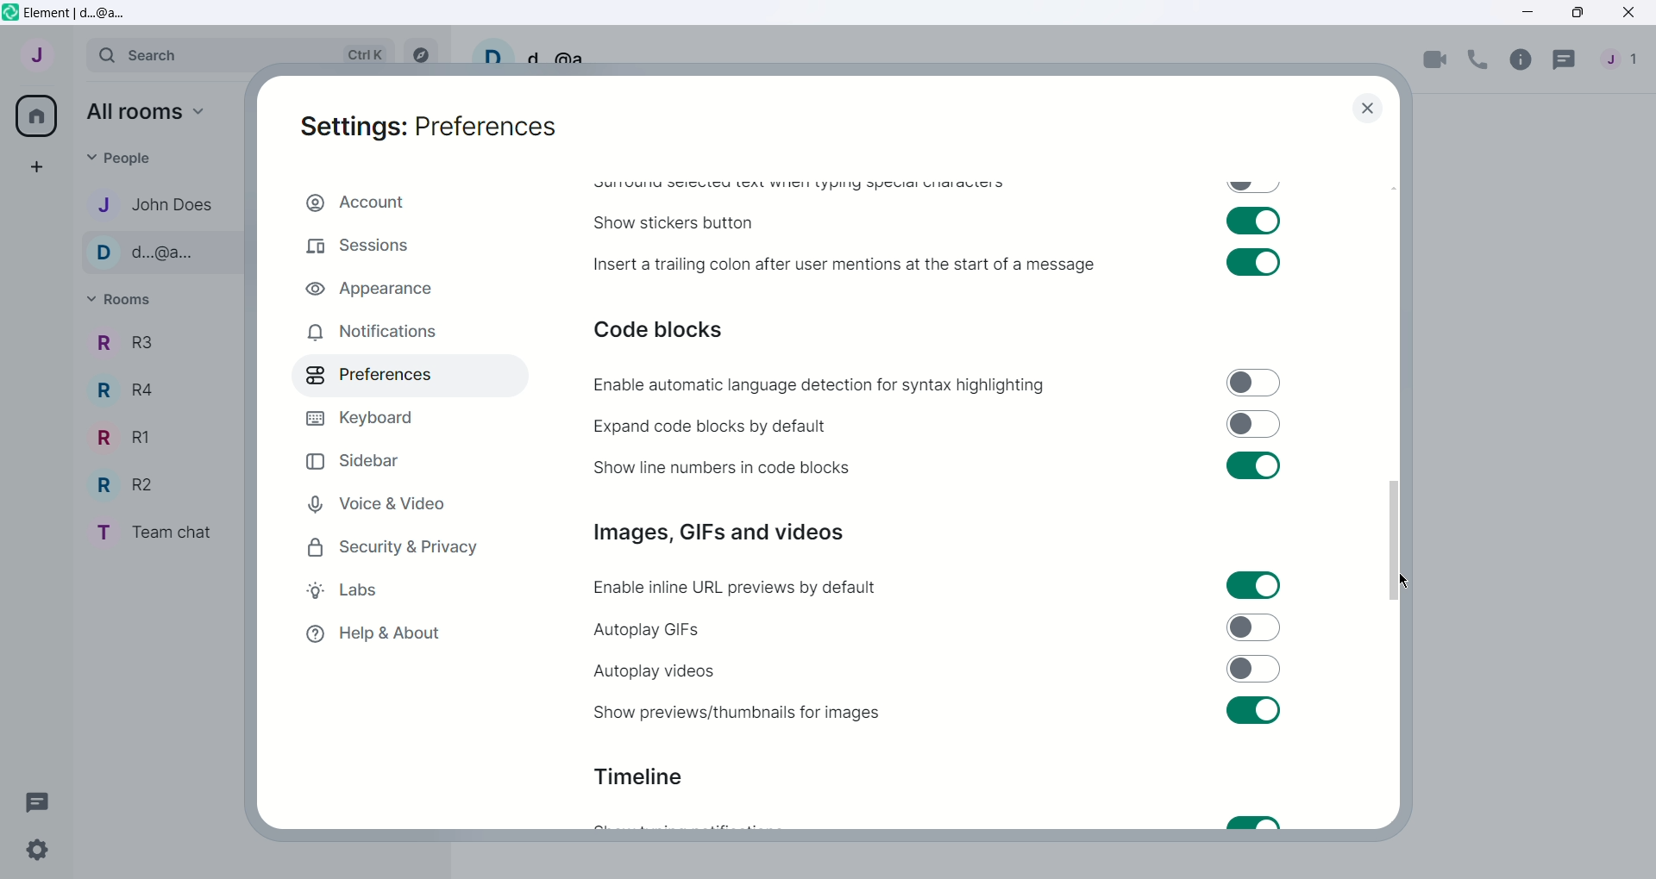 The height and width of the screenshot is (879, 1656). I want to click on Team chat - room name, so click(162, 532).